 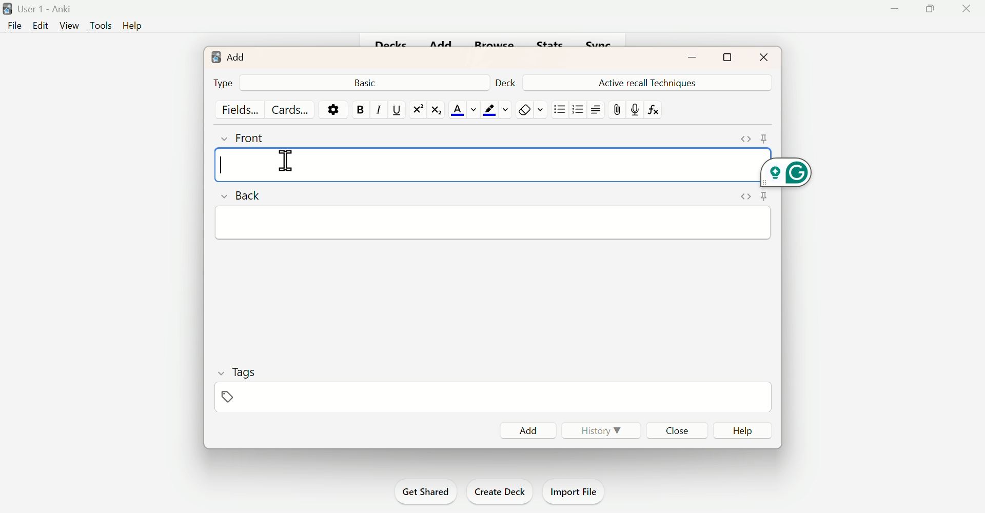 I want to click on Attach file, so click(x=618, y=111).